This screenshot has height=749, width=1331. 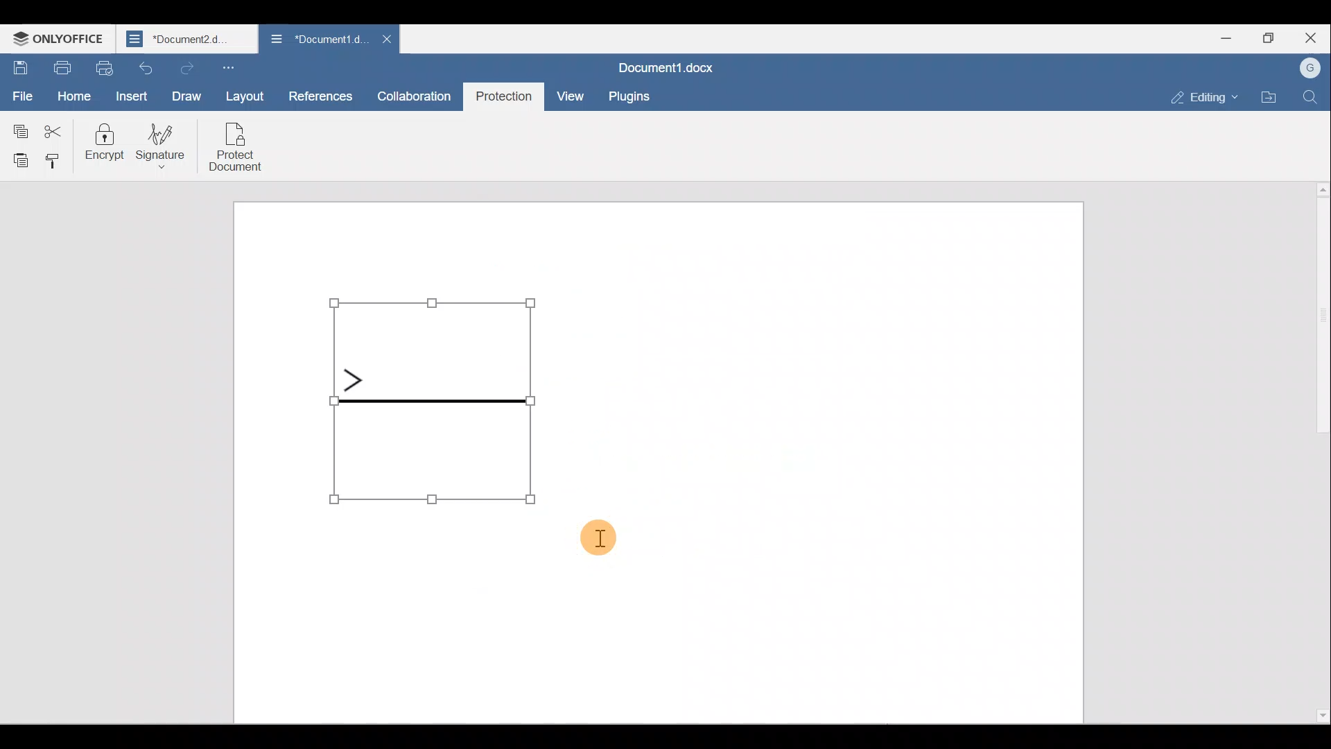 What do you see at coordinates (243, 94) in the screenshot?
I see `Layout` at bounding box center [243, 94].